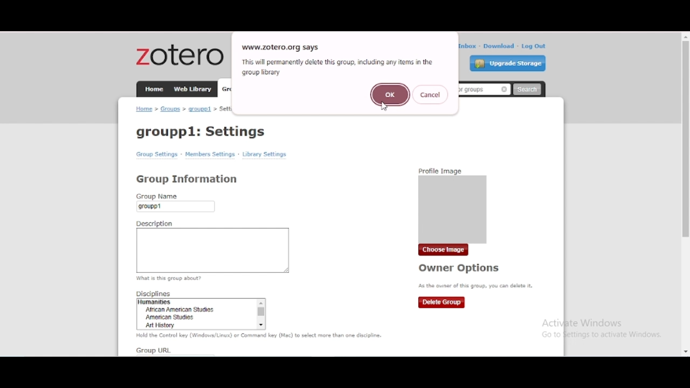 This screenshot has height=388, width=690. Describe the element at coordinates (337, 60) in the screenshot. I see `www.zotero.org says "this will permanently delete this group, including any items in the group library."` at that location.